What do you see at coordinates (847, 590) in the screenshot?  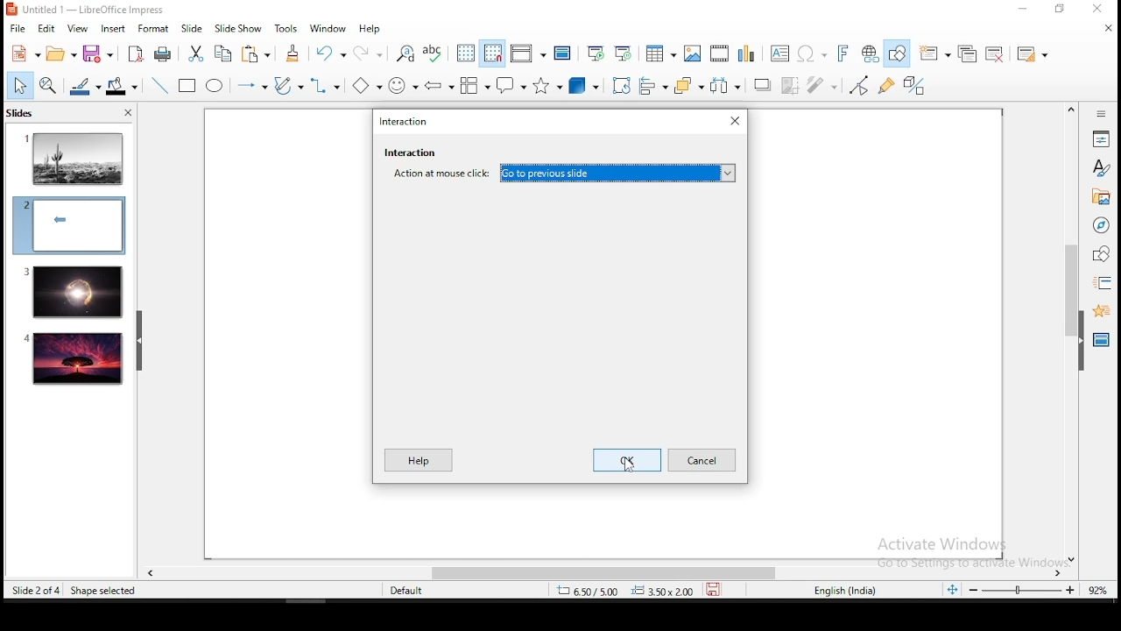 I see `english (india)` at bounding box center [847, 590].